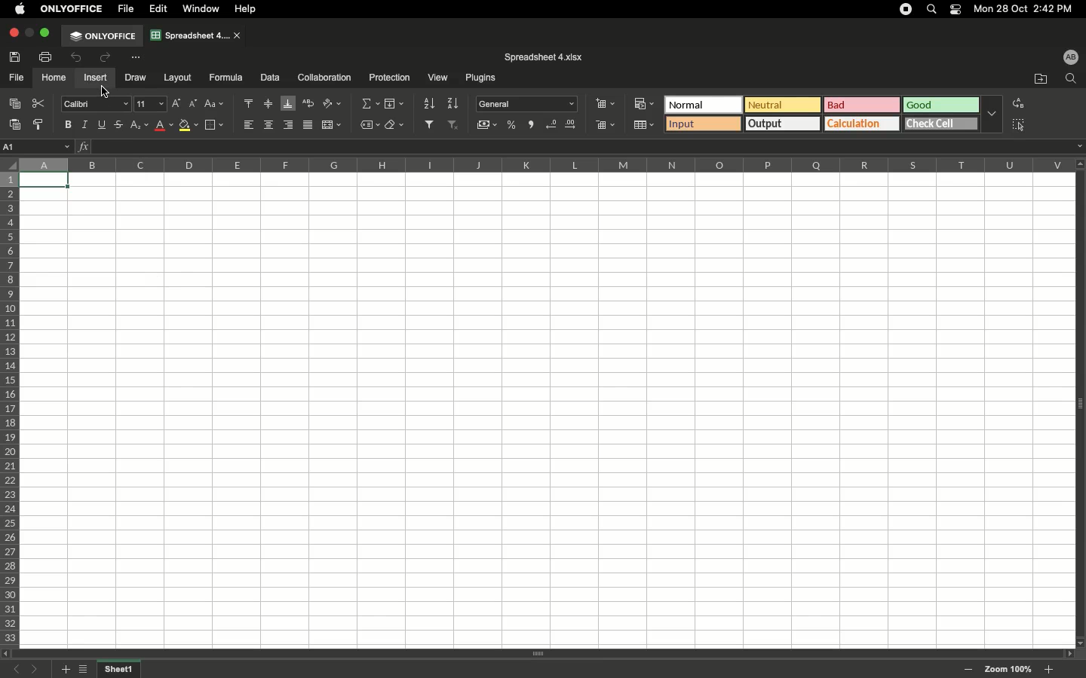 The height and width of the screenshot is (678, 1086). I want to click on Bad, so click(863, 104).